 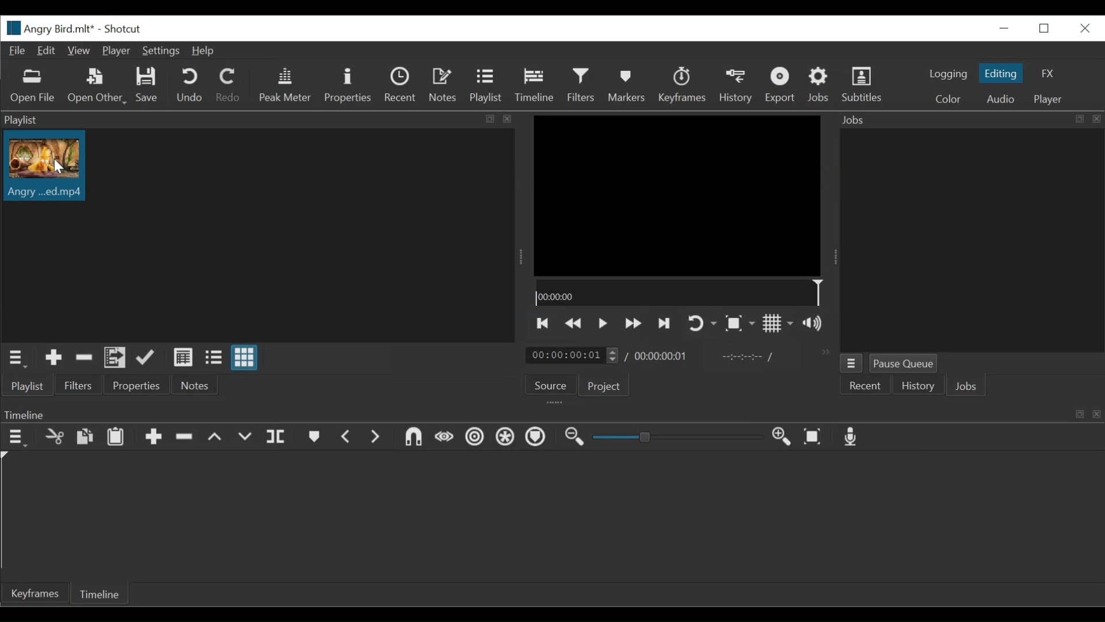 What do you see at coordinates (574, 323) in the screenshot?
I see `Play backward quickly` at bounding box center [574, 323].